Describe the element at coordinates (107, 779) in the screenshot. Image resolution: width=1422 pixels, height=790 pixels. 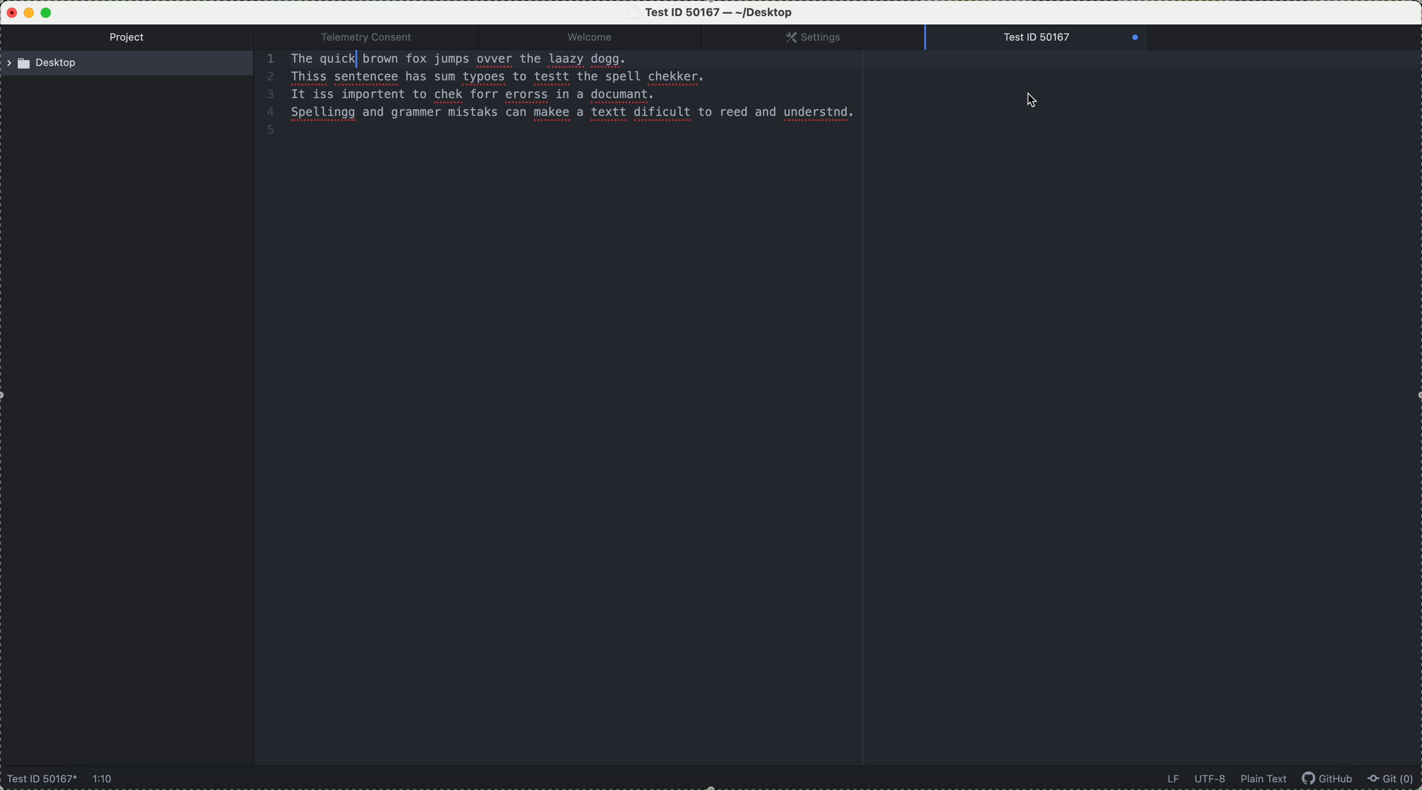
I see `1:10` at that location.